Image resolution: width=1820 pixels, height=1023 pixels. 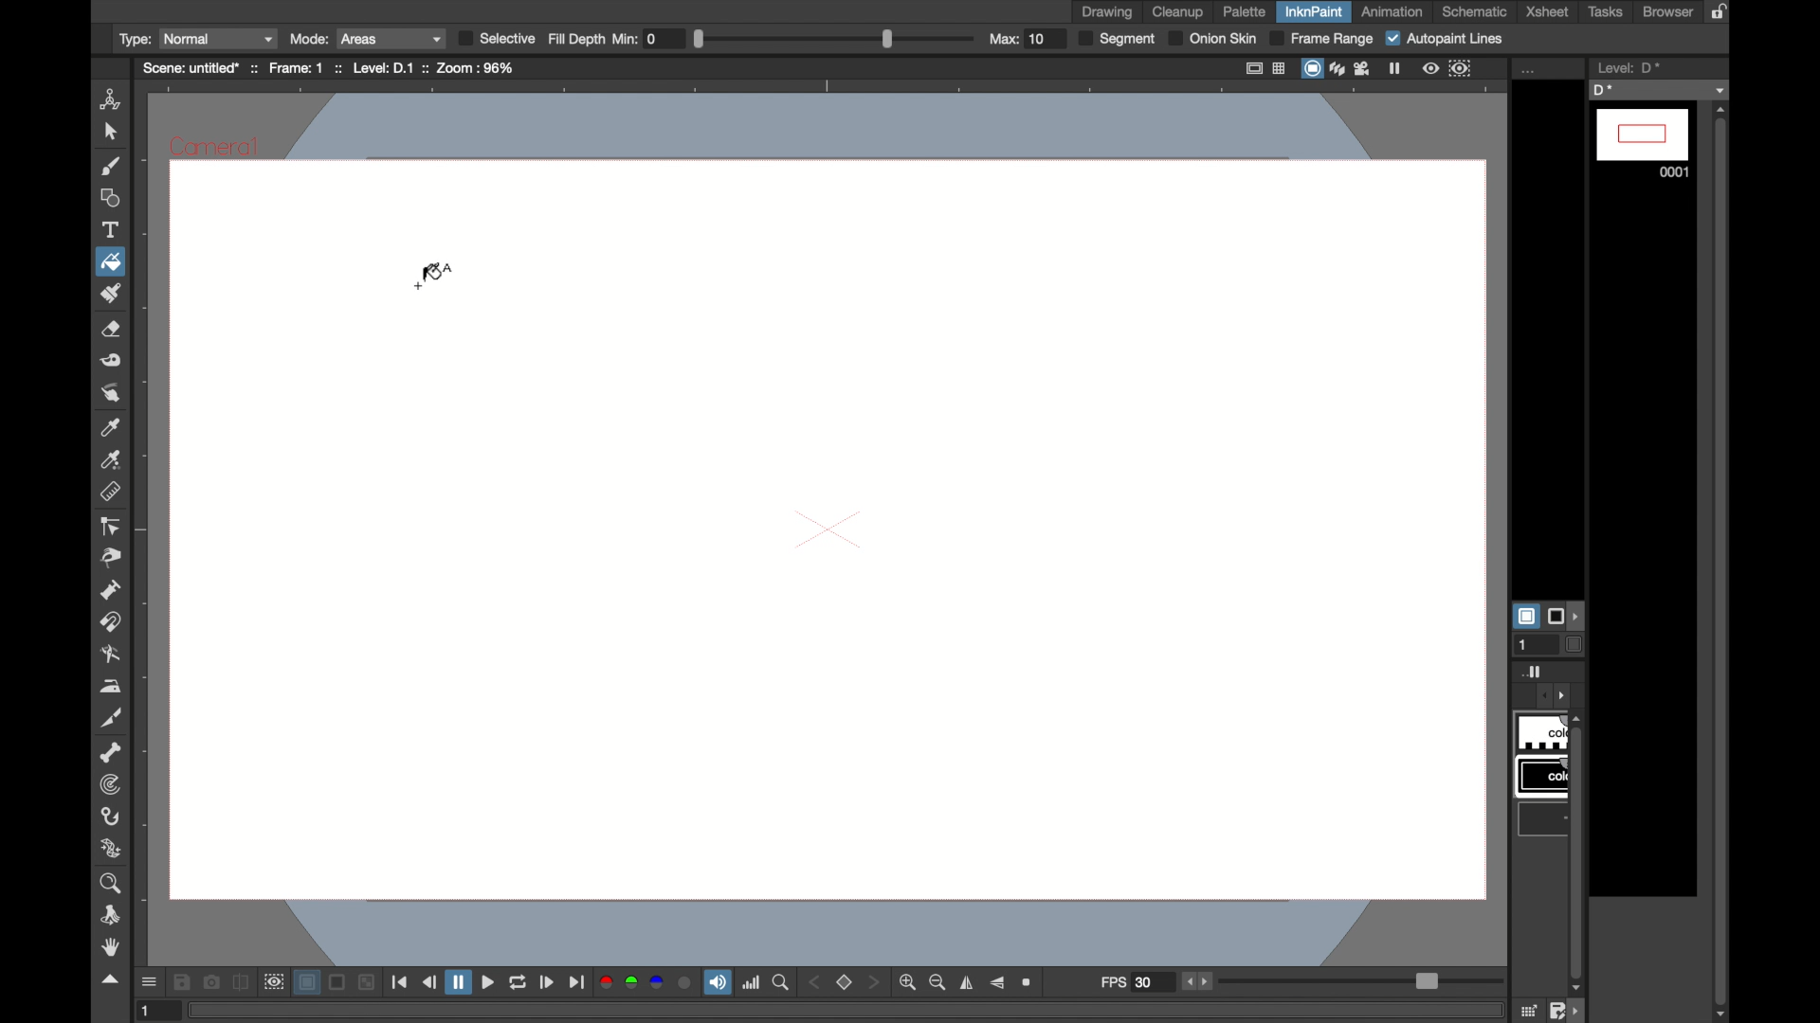 I want to click on pinch tool, so click(x=113, y=559).